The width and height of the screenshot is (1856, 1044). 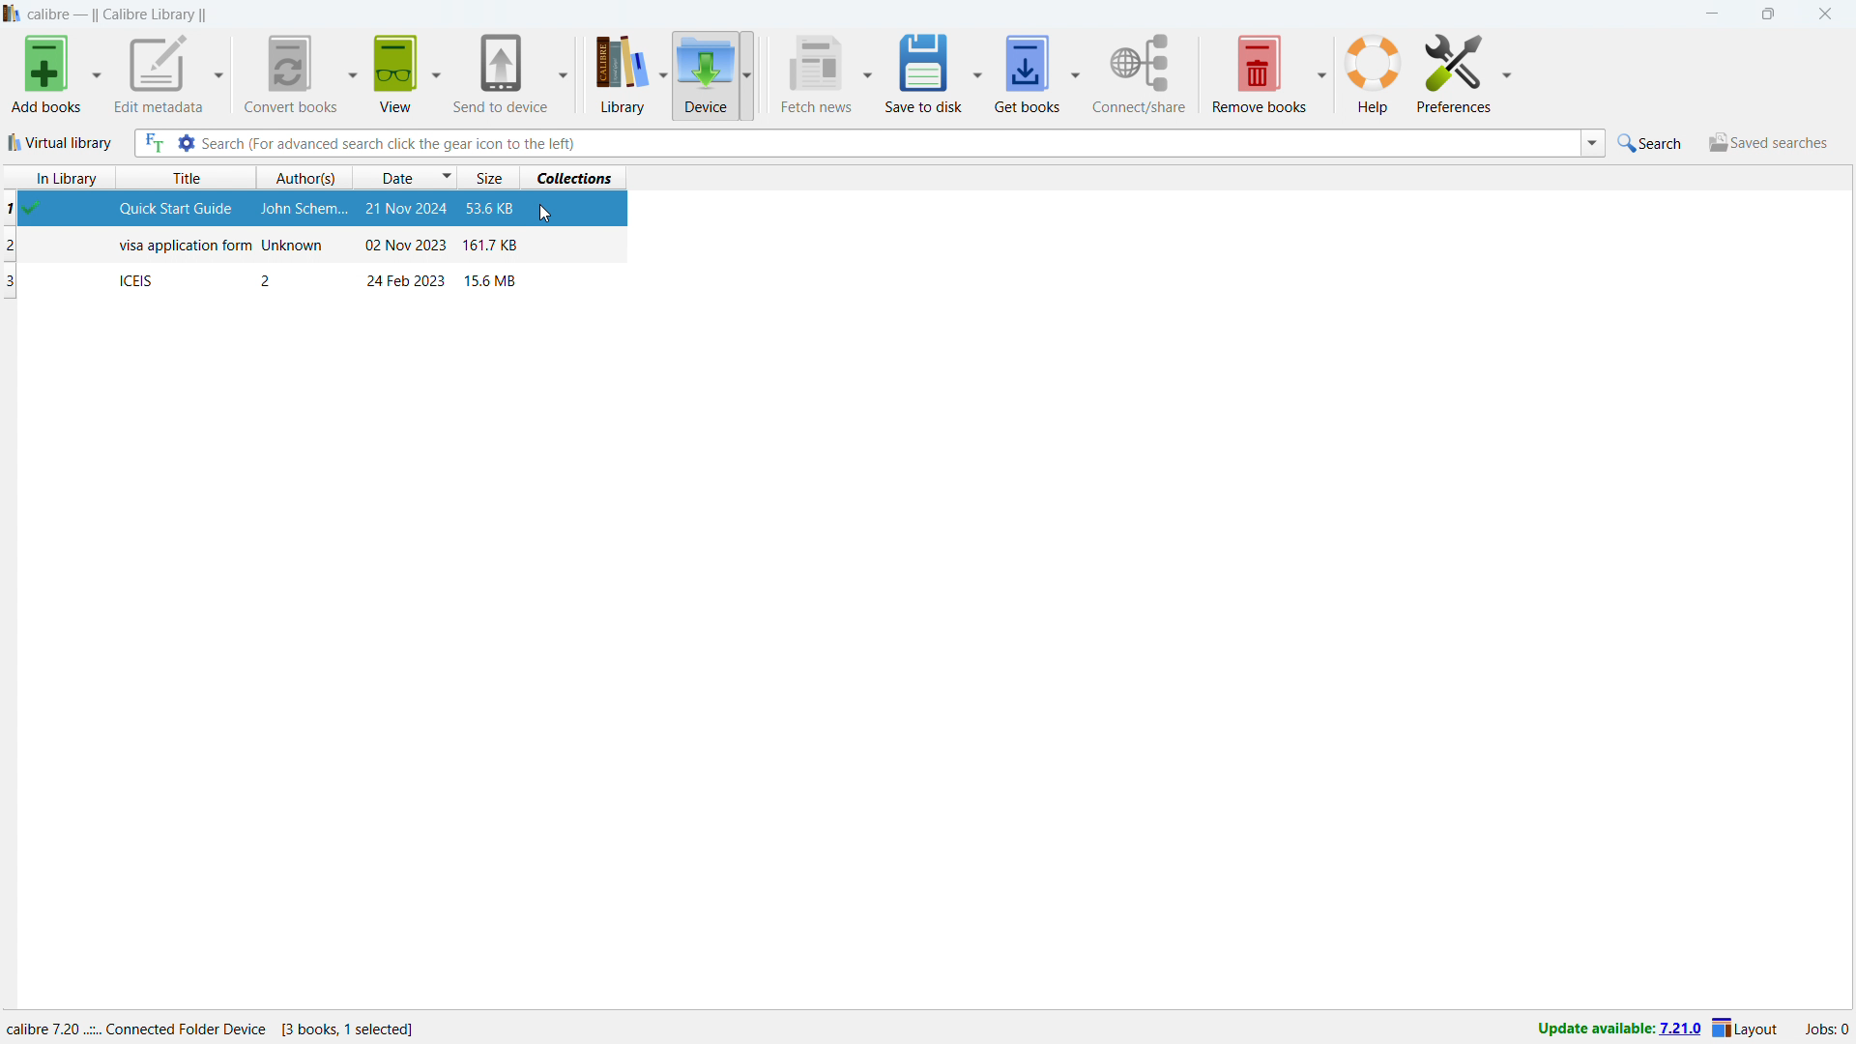 What do you see at coordinates (663, 76) in the screenshot?
I see `library options` at bounding box center [663, 76].